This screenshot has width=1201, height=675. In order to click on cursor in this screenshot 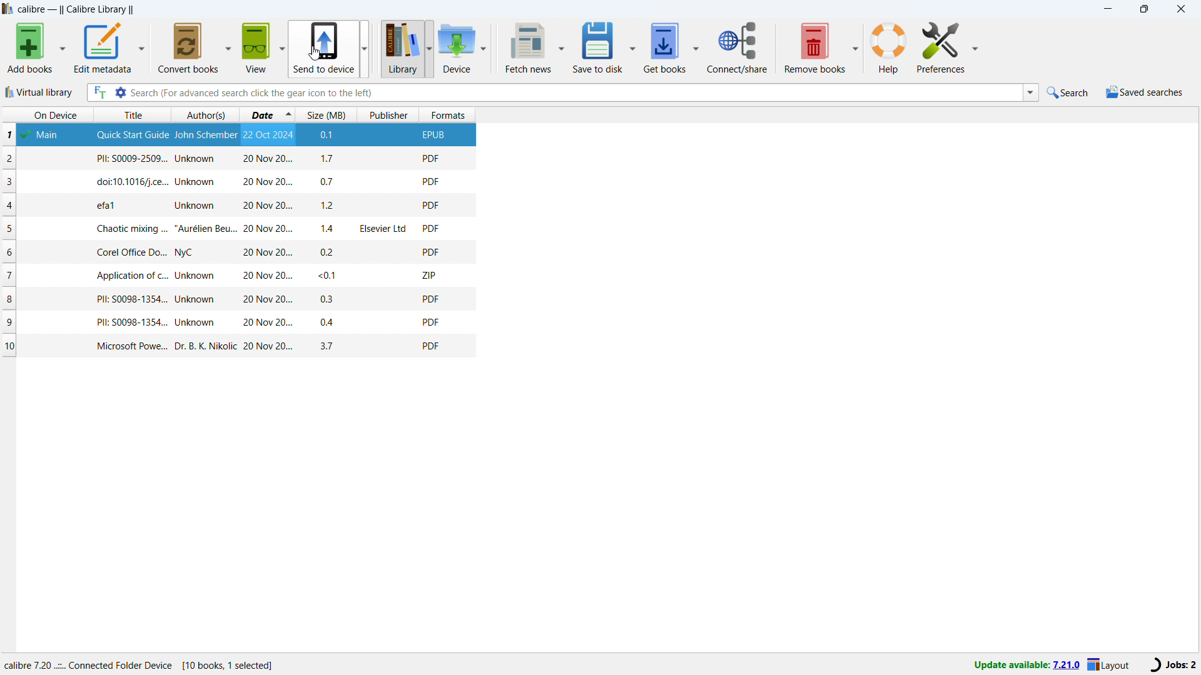, I will do `click(314, 53)`.